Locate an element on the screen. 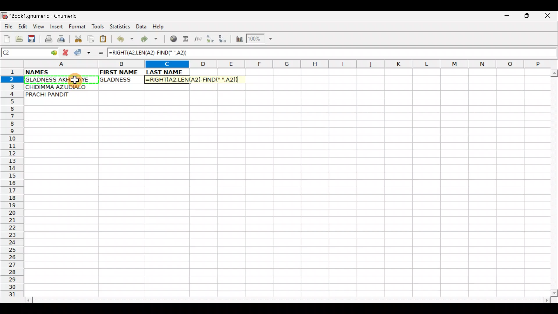 Image resolution: width=558 pixels, height=314 pixels. Undo last action is located at coordinates (126, 40).